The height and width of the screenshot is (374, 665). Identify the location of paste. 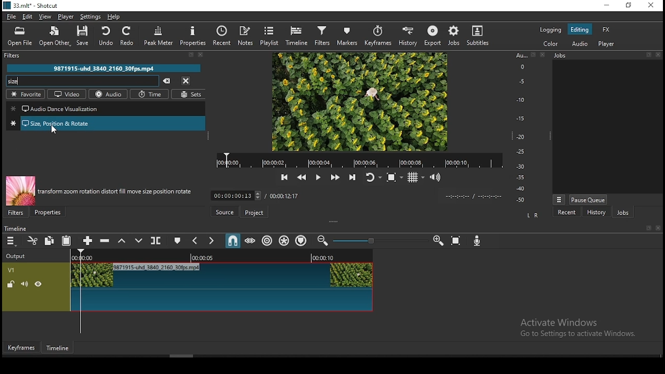
(66, 242).